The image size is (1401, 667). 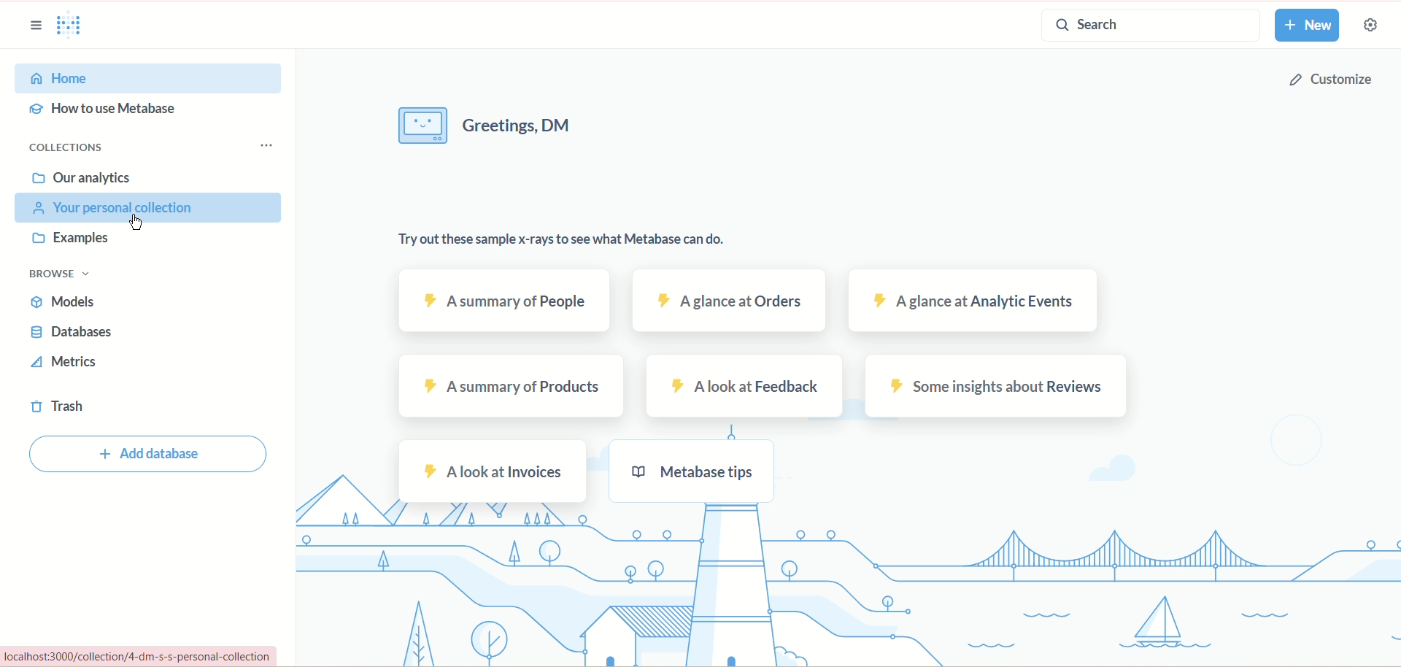 What do you see at coordinates (137, 656) in the screenshot?
I see `localhost:3000/collection/4-dm-s-s-personal-collection` at bounding box center [137, 656].